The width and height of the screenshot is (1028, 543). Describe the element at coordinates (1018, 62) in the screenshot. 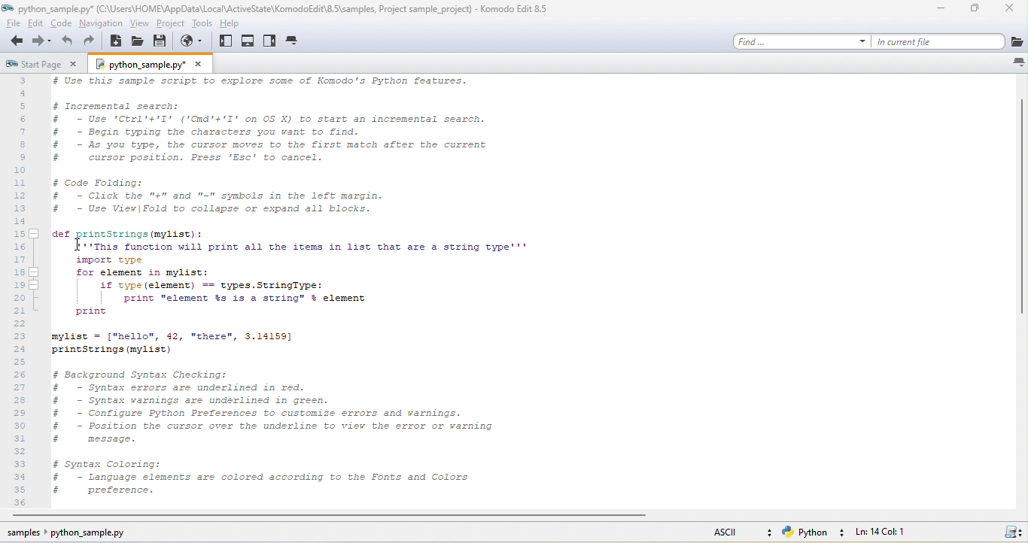

I see `icon` at that location.